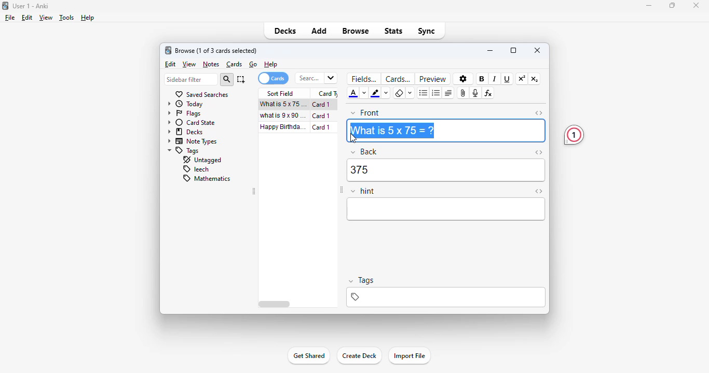 Image resolution: width=709 pixels, height=373 pixels. What do you see at coordinates (489, 93) in the screenshot?
I see `equations` at bounding box center [489, 93].